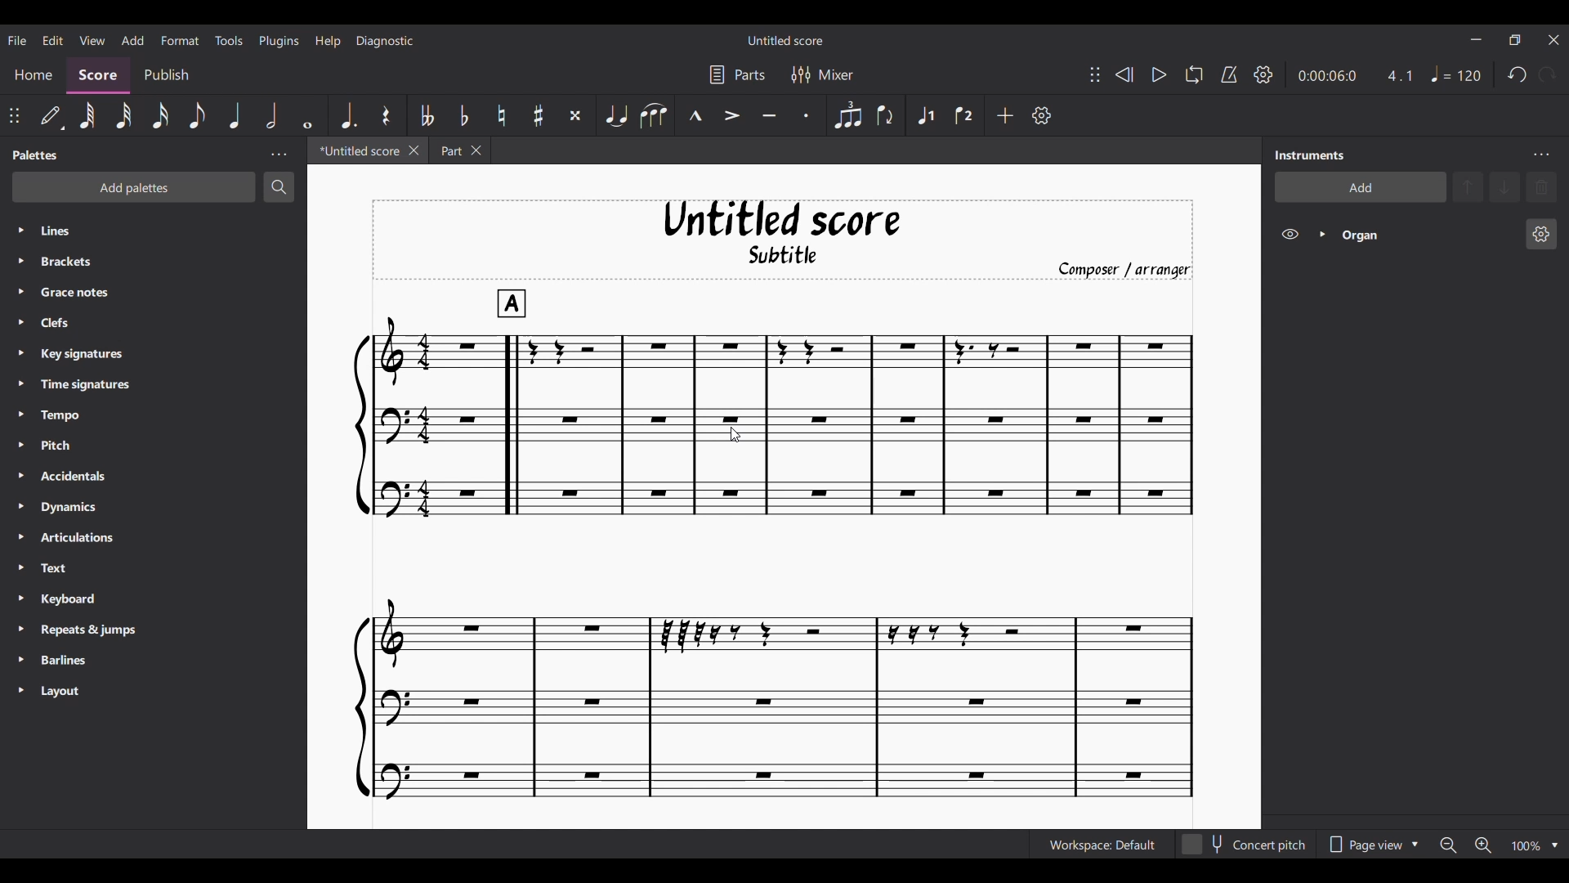  What do you see at coordinates (1360, 188) in the screenshot?
I see `Add instrument` at bounding box center [1360, 188].